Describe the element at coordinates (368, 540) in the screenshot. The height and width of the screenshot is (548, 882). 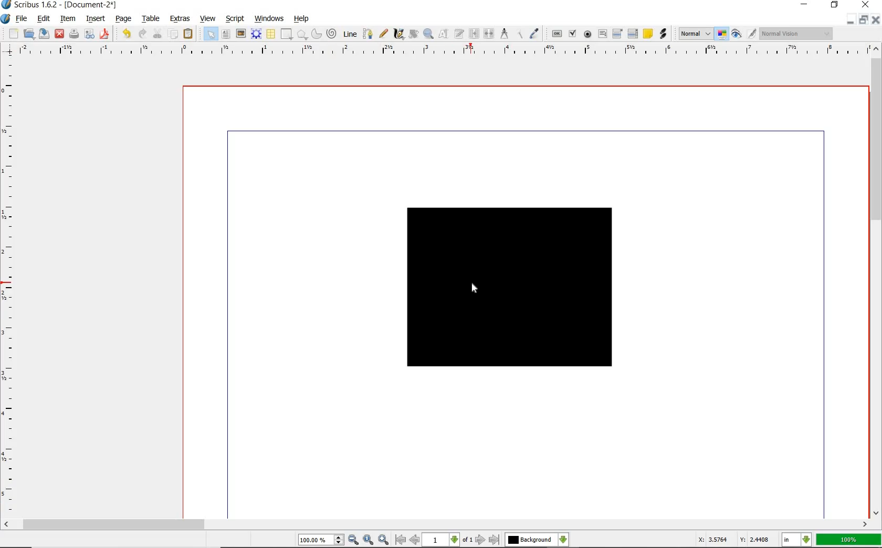
I see `zoom to` at that location.